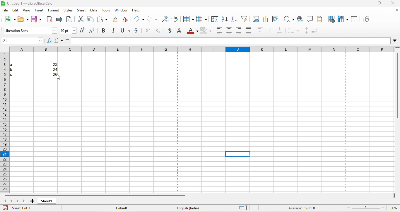 The height and width of the screenshot is (212, 400). I want to click on vertical scroll bar, so click(397, 87).